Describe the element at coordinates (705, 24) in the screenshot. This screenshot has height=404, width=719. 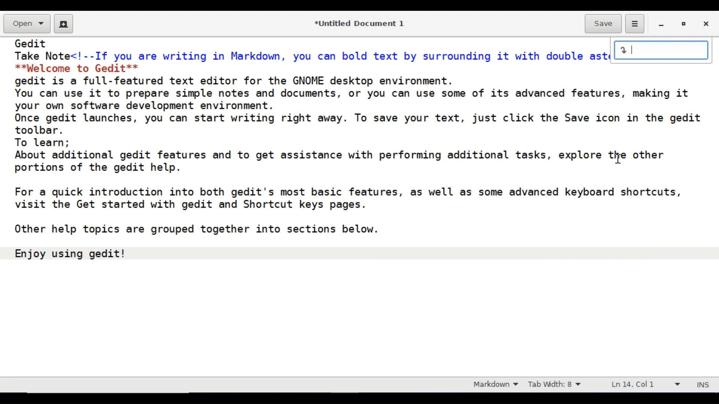
I see `Close` at that location.